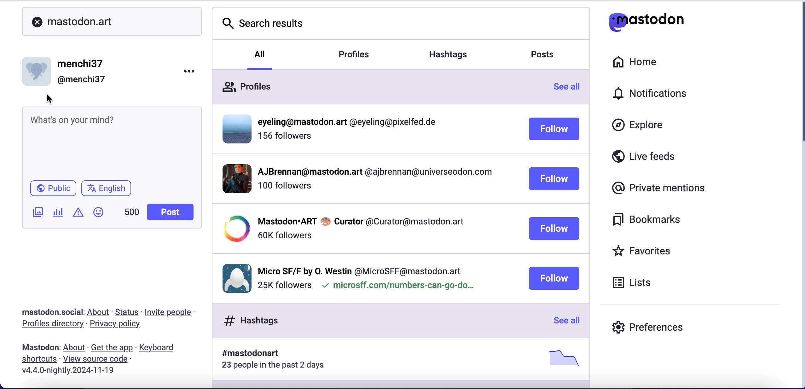  Describe the element at coordinates (72, 372) in the screenshot. I see `2024-11-19` at that location.